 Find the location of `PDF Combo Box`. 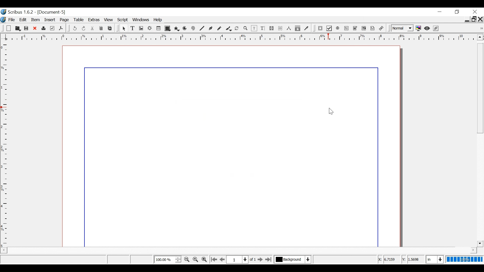

PDF Combo Box is located at coordinates (355, 28).